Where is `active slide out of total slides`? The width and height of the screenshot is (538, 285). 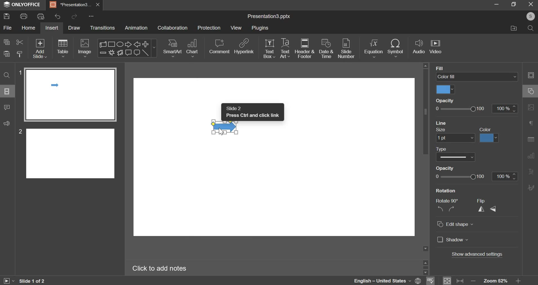 active slide out of total slides is located at coordinates (32, 281).